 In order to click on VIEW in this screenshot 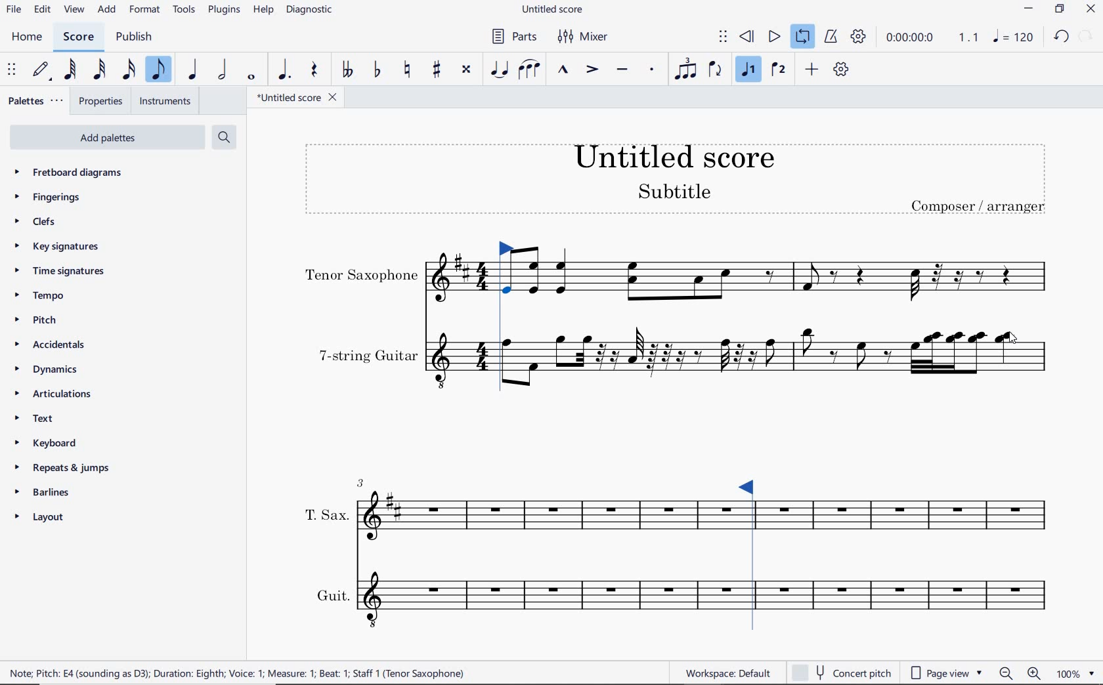, I will do `click(74, 10)`.